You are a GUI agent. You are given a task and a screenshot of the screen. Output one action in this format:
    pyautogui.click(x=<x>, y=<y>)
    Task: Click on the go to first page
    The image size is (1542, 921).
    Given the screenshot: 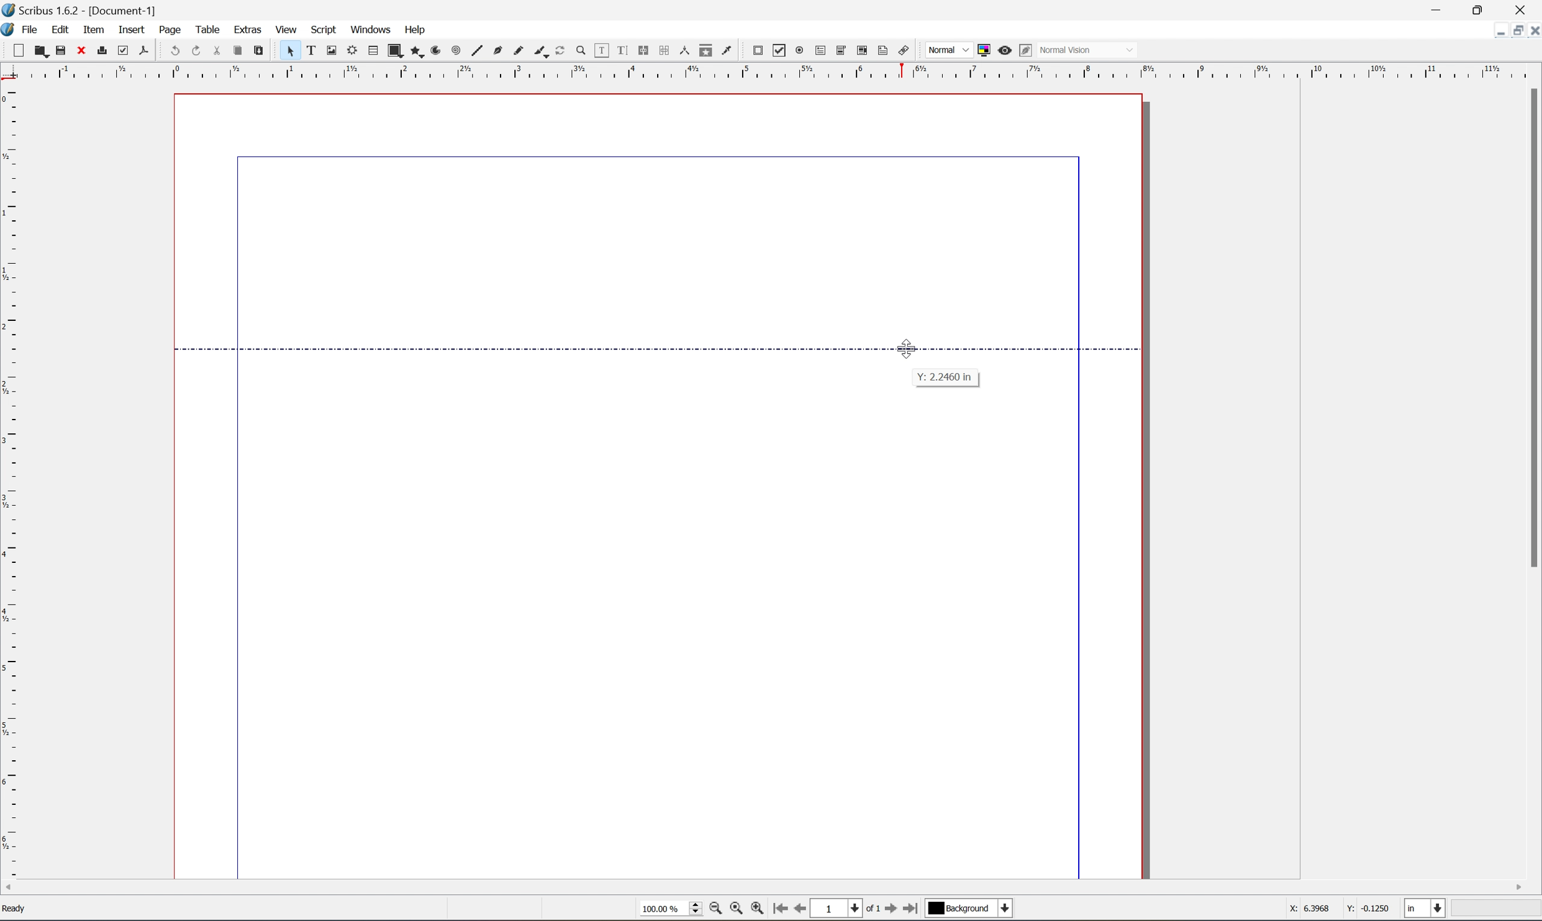 What is the action you would take?
    pyautogui.click(x=890, y=910)
    